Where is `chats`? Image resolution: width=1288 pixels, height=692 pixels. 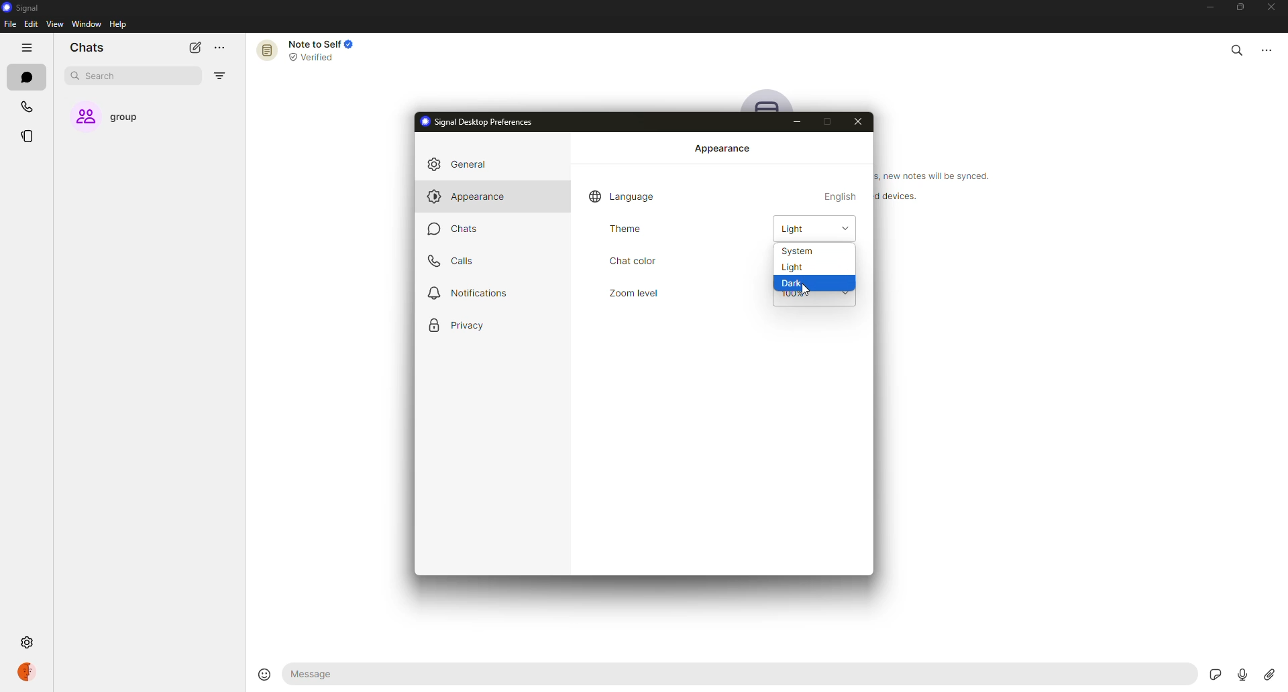
chats is located at coordinates (455, 228).